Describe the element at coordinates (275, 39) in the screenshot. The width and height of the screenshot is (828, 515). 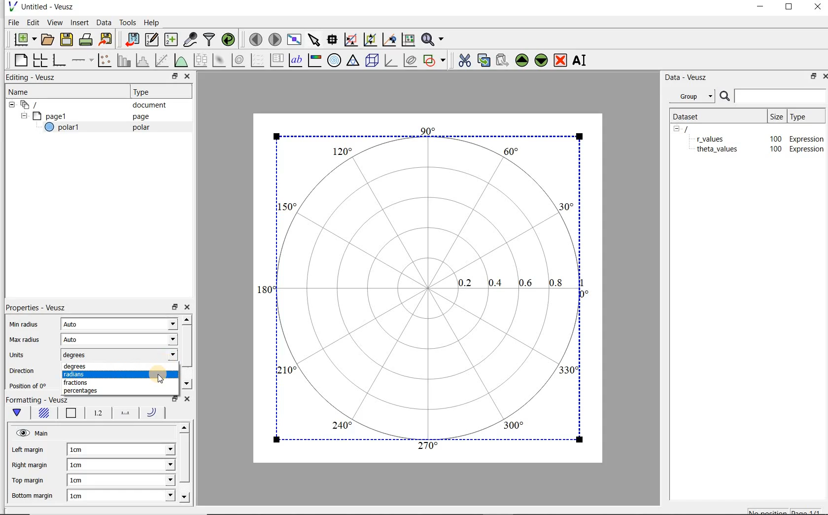
I see `move to the next page` at that location.